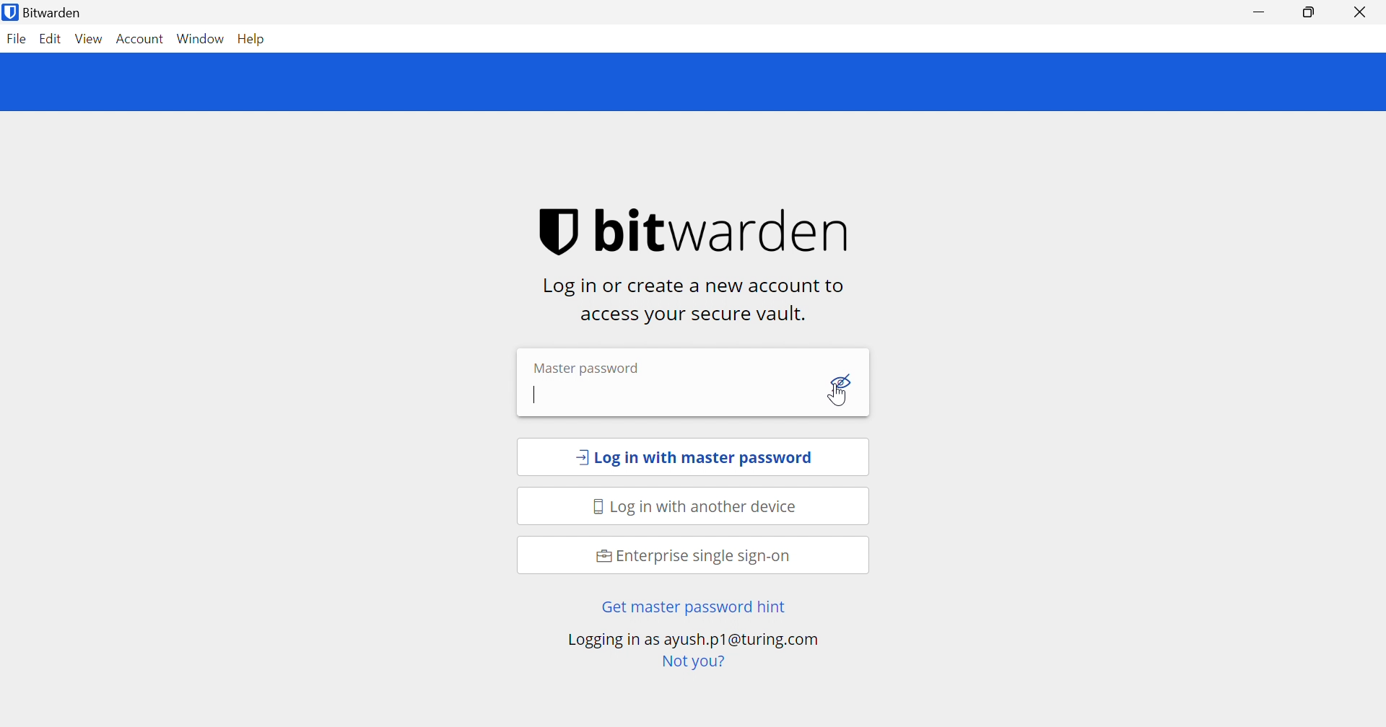 Image resolution: width=1386 pixels, height=727 pixels. What do you see at coordinates (692, 608) in the screenshot?
I see `Get master password hint` at bounding box center [692, 608].